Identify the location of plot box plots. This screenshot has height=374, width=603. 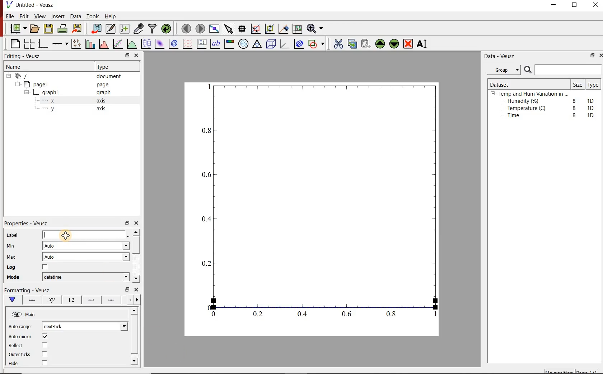
(146, 44).